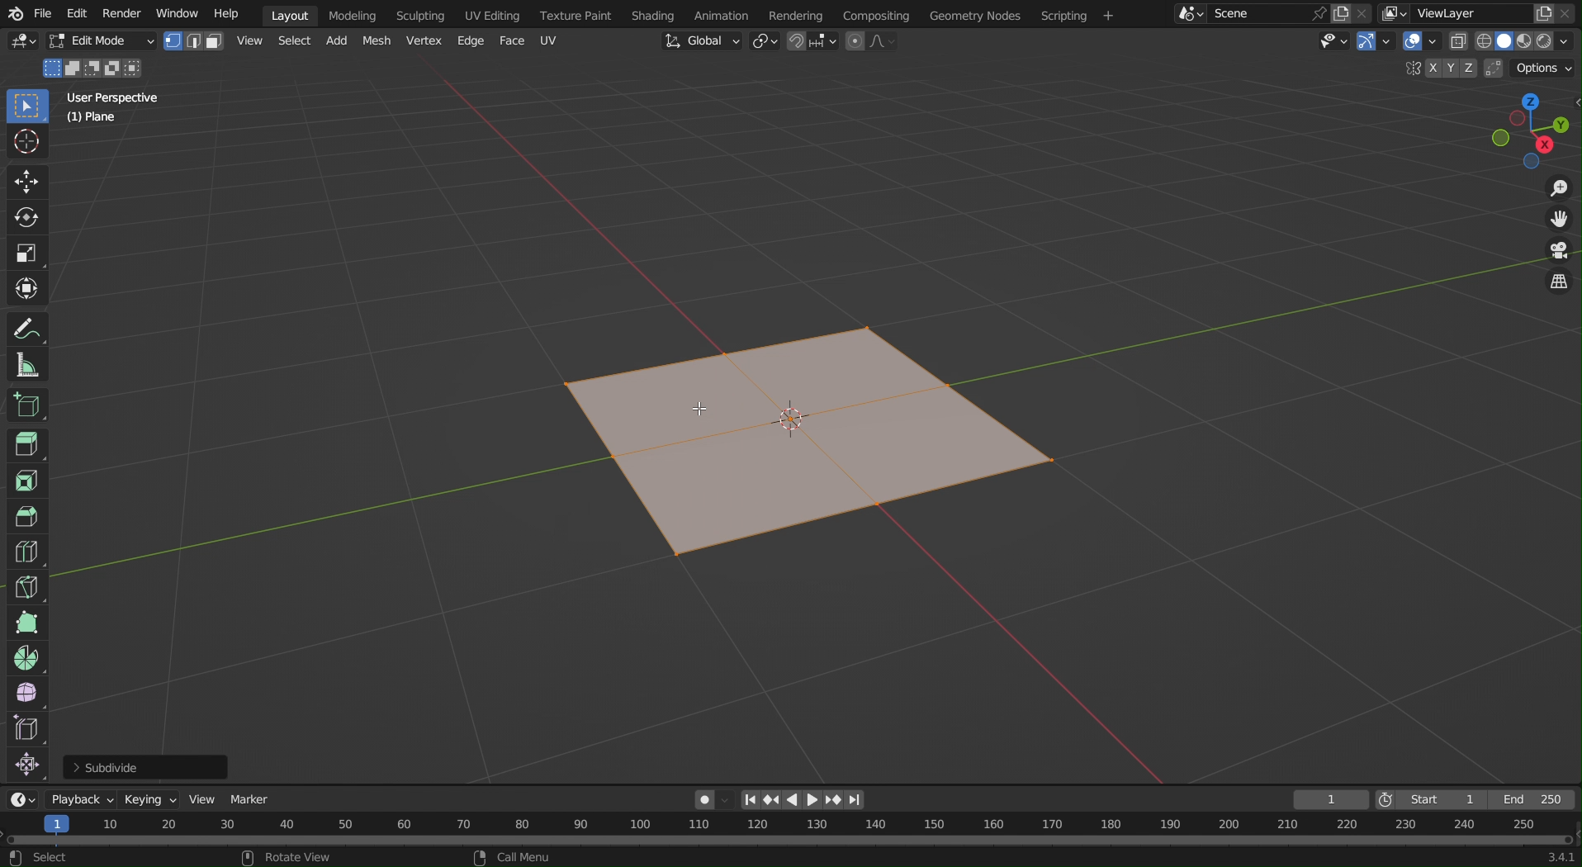 This screenshot has width=1582, height=867. Describe the element at coordinates (1559, 253) in the screenshot. I see `Camera View` at that location.